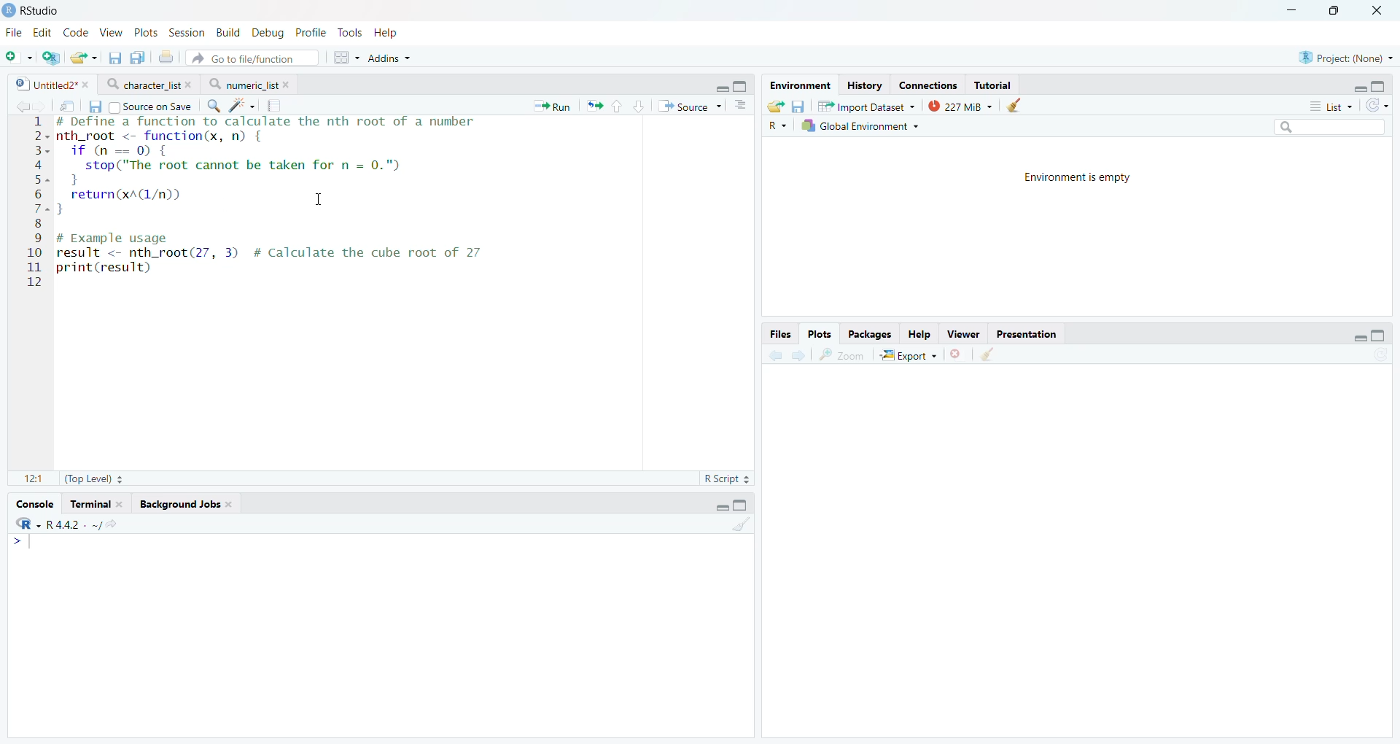 This screenshot has height=744, width=1400. I want to click on Hide, so click(1359, 87).